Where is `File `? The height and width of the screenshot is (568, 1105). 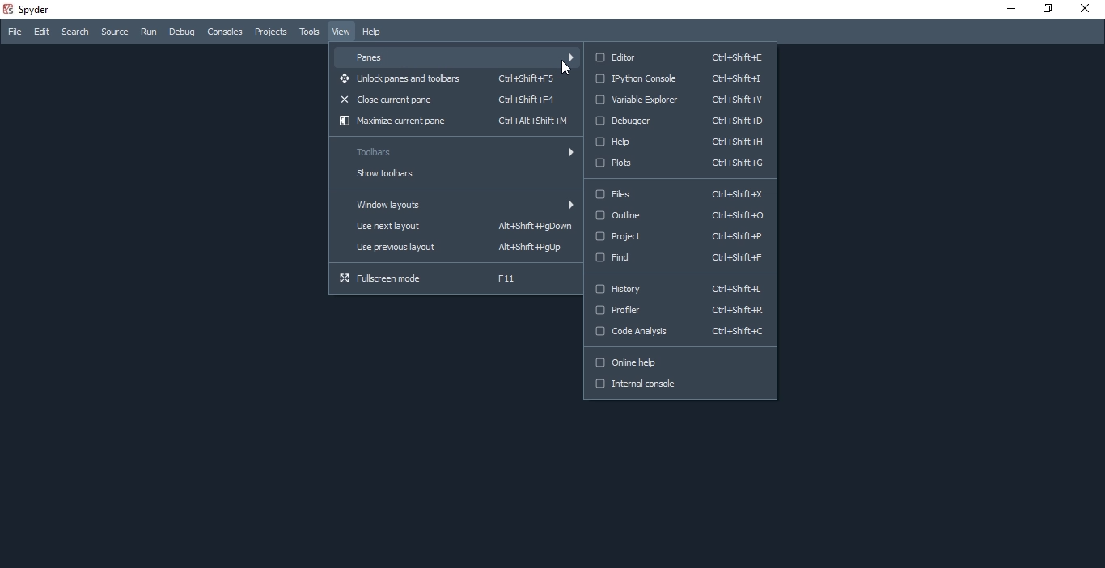
File  is located at coordinates (14, 32).